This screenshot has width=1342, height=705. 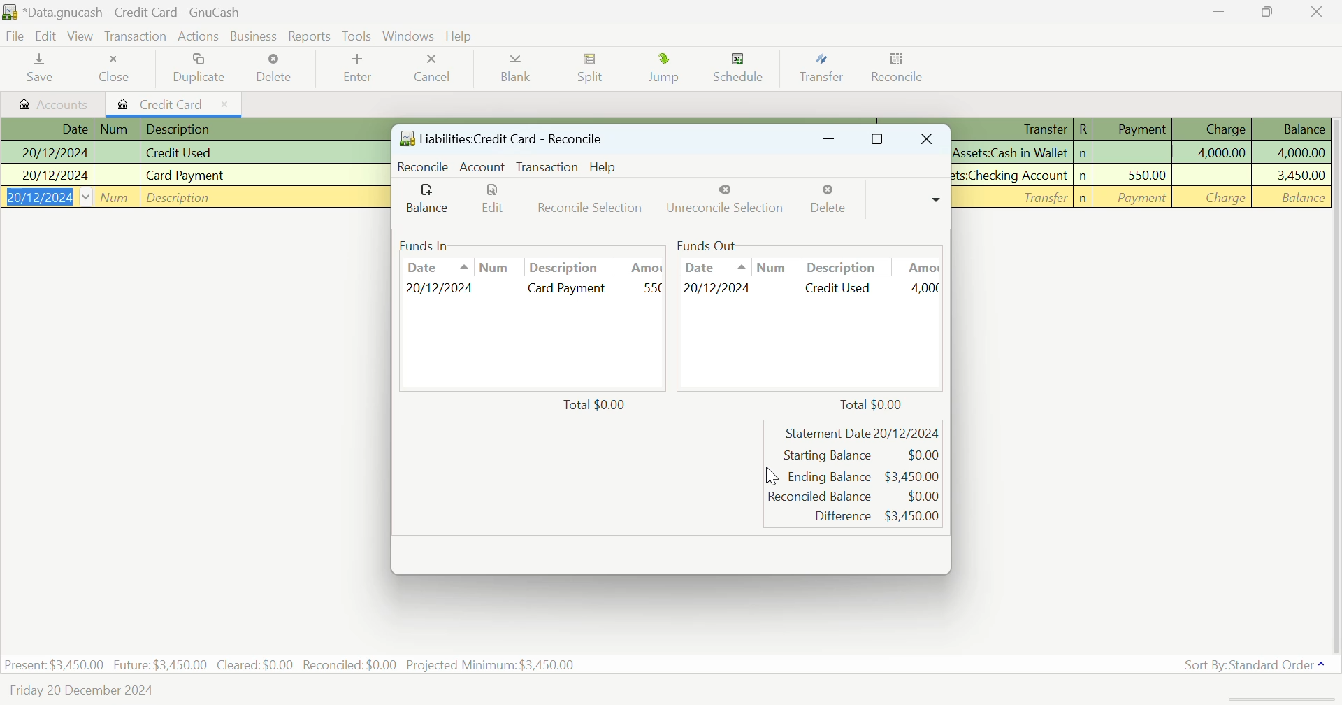 I want to click on Close Window, so click(x=930, y=141).